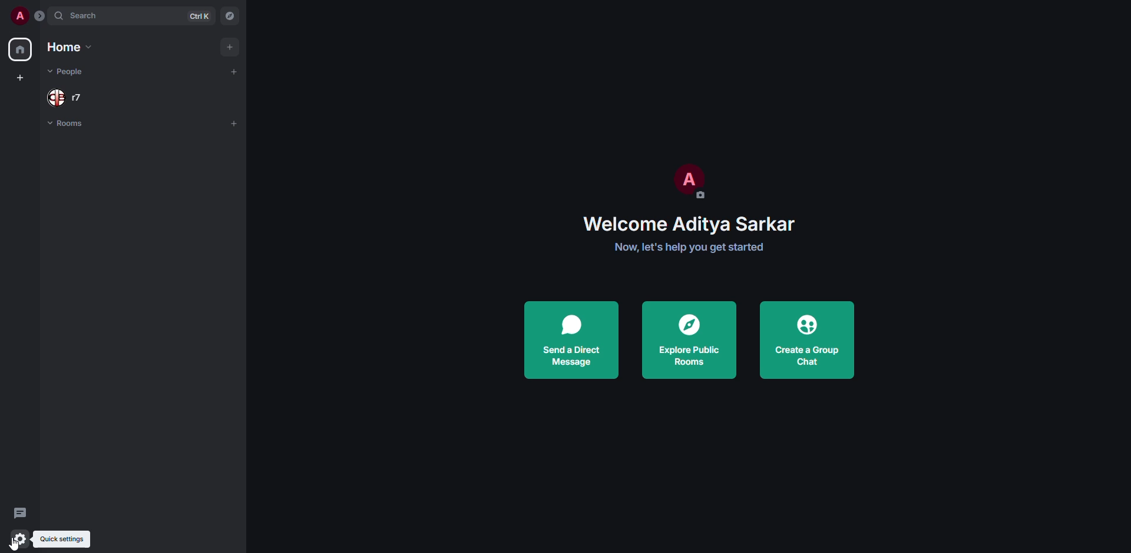  What do you see at coordinates (16, 513) in the screenshot?
I see `threads` at bounding box center [16, 513].